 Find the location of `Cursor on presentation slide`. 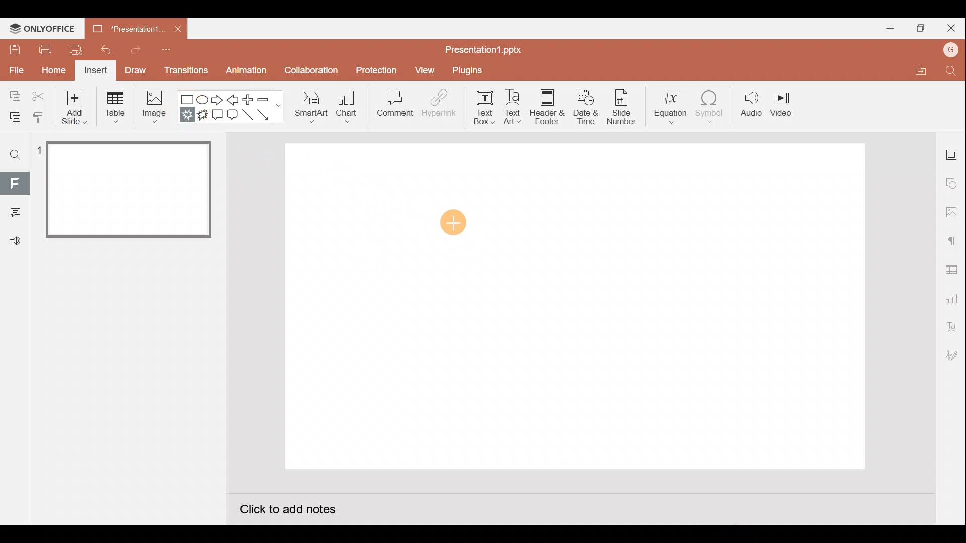

Cursor on presentation slide is located at coordinates (451, 222).